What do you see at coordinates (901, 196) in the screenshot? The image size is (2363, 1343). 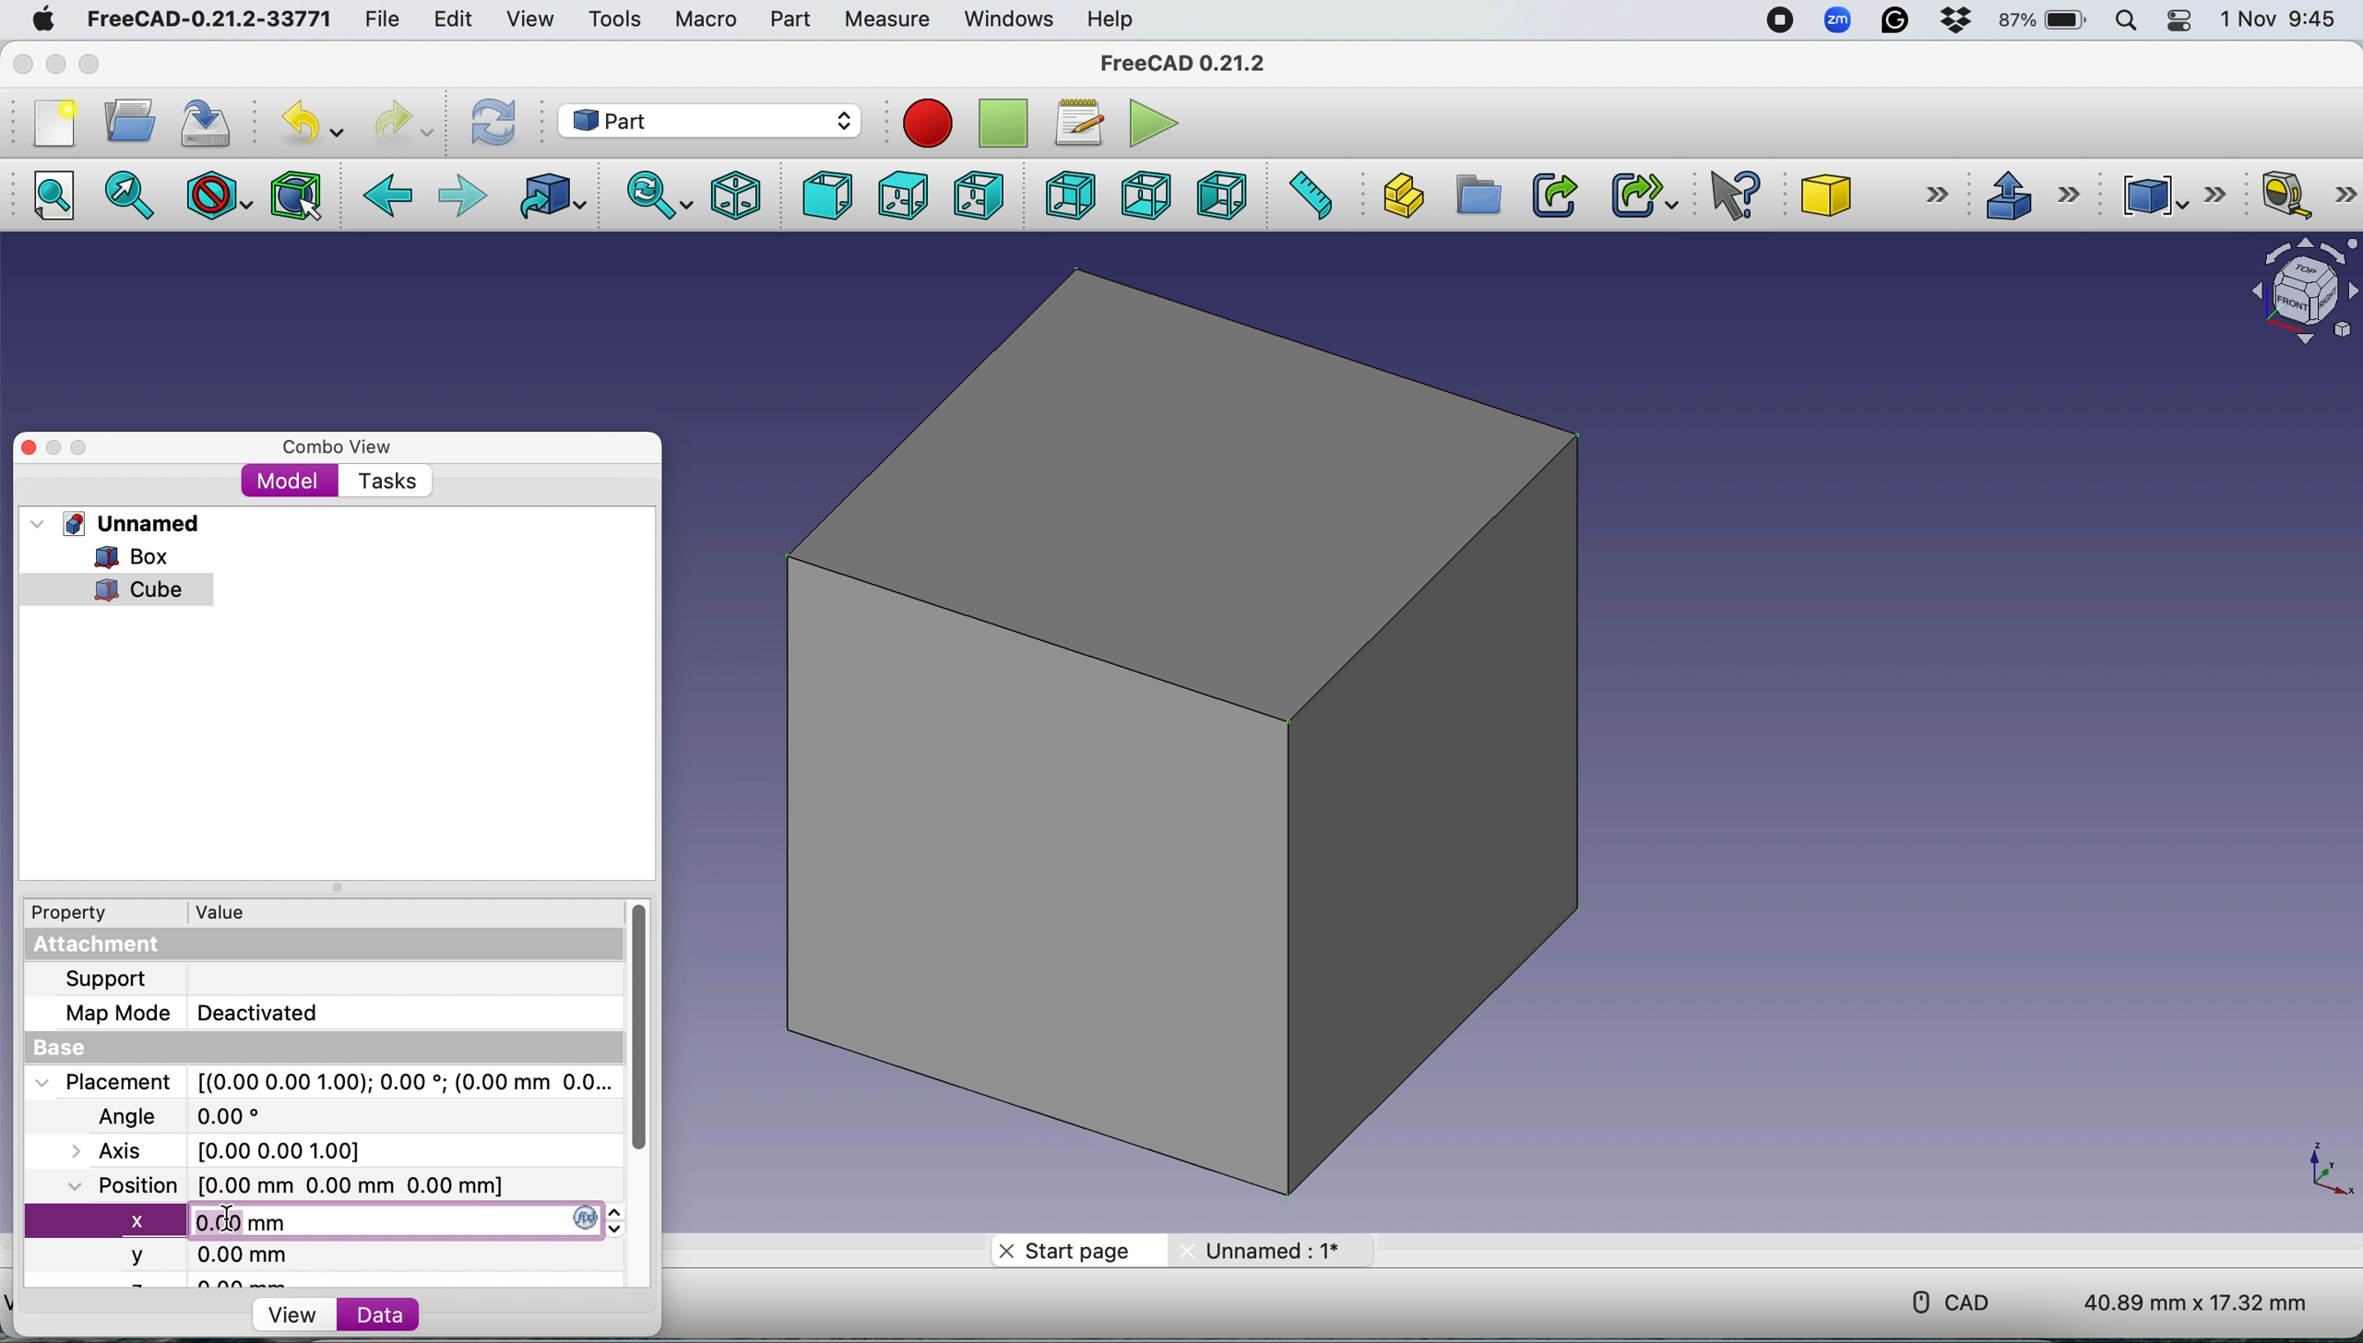 I see `Top` at bounding box center [901, 196].